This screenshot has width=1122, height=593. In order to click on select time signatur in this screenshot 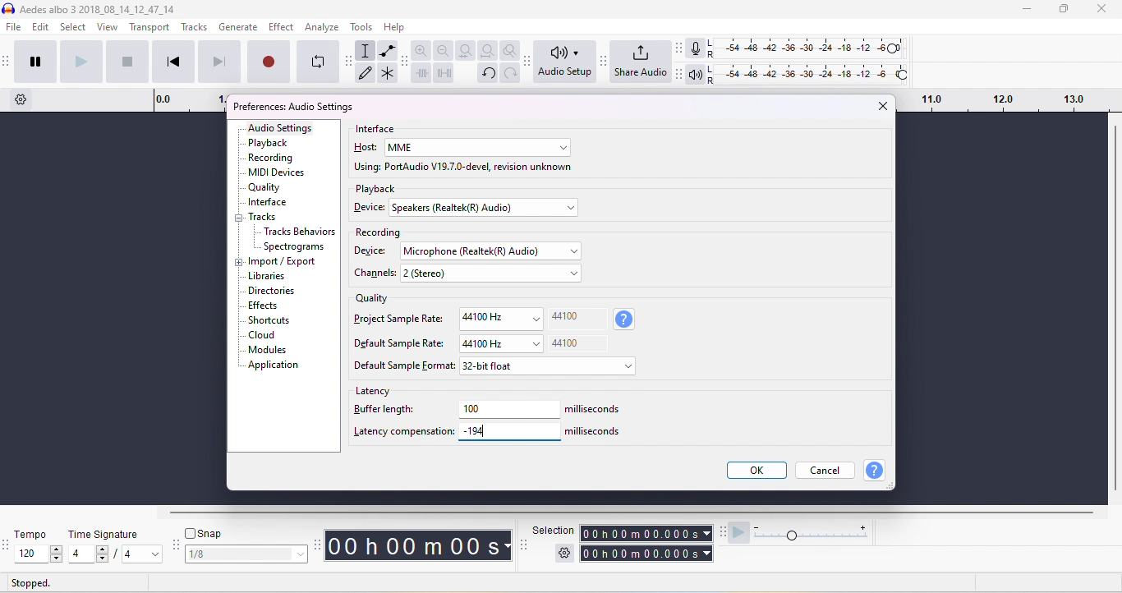, I will do `click(117, 555)`.